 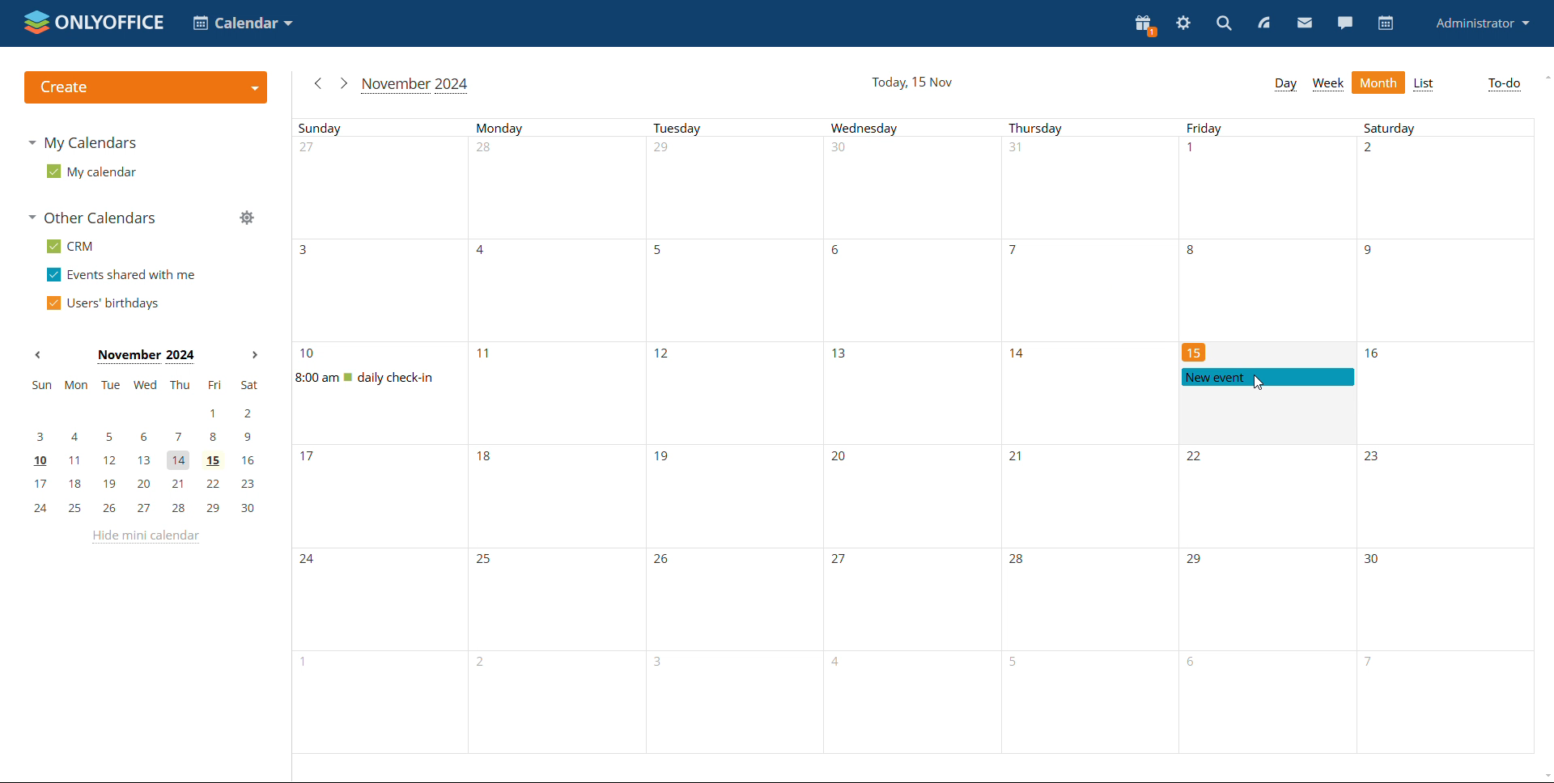 What do you see at coordinates (246, 217) in the screenshot?
I see `manage` at bounding box center [246, 217].